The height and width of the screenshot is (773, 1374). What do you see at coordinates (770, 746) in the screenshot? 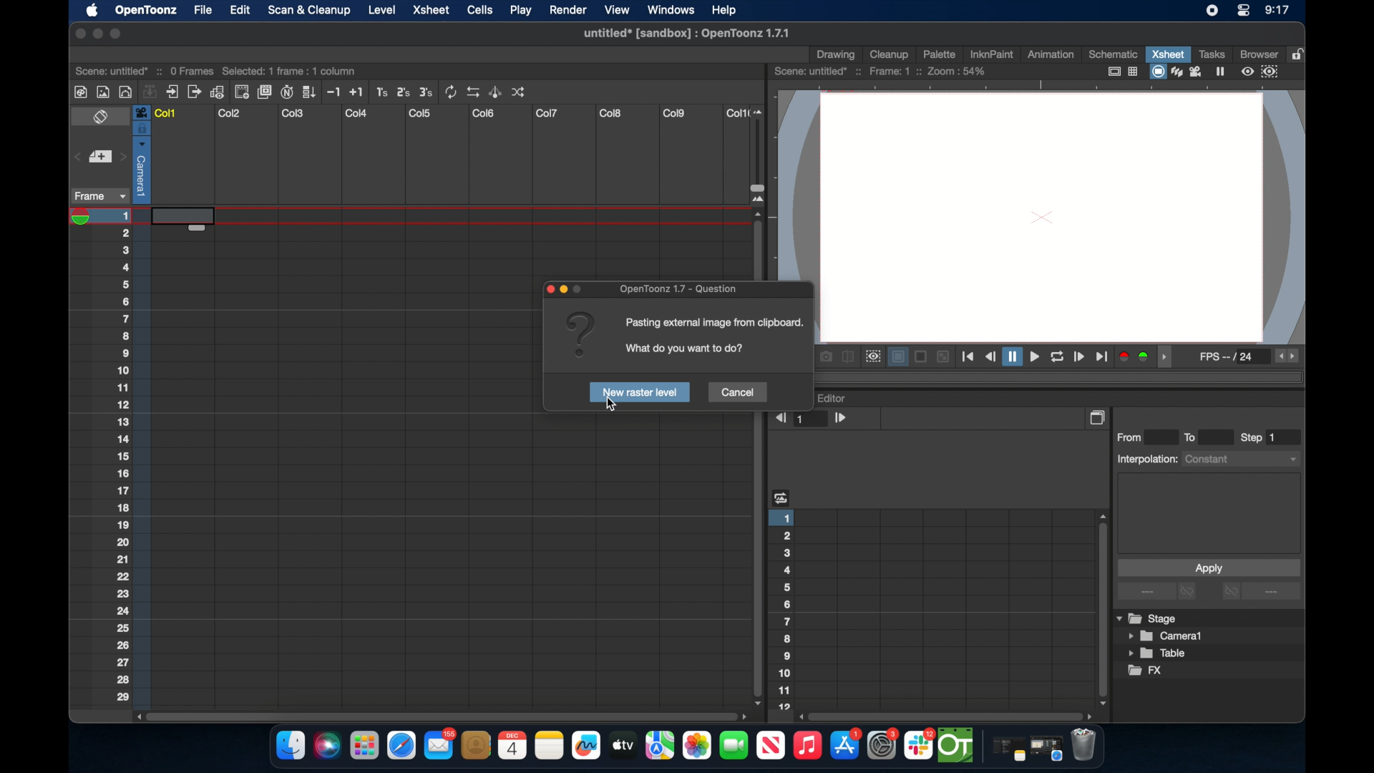
I see `apple tv` at bounding box center [770, 746].